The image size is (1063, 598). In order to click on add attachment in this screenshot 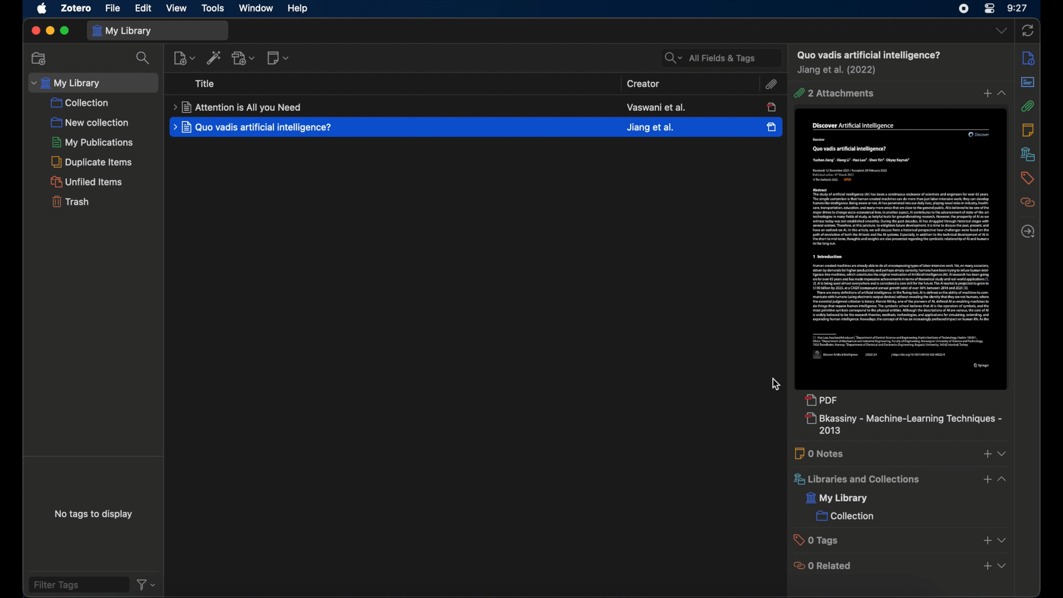, I will do `click(243, 58)`.